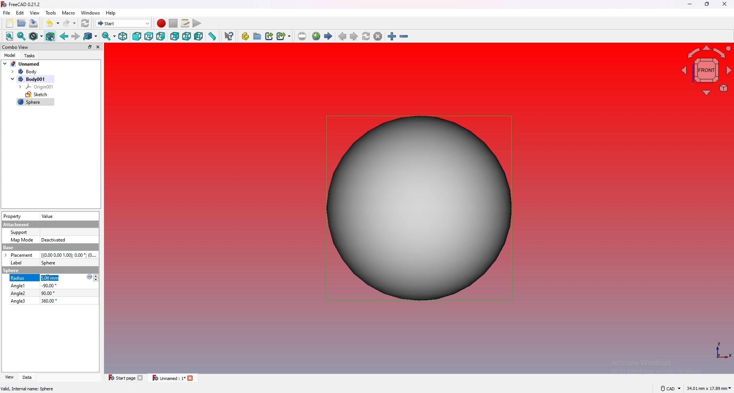 This screenshot has height=393, width=734. Describe the element at coordinates (49, 216) in the screenshot. I see `value` at that location.